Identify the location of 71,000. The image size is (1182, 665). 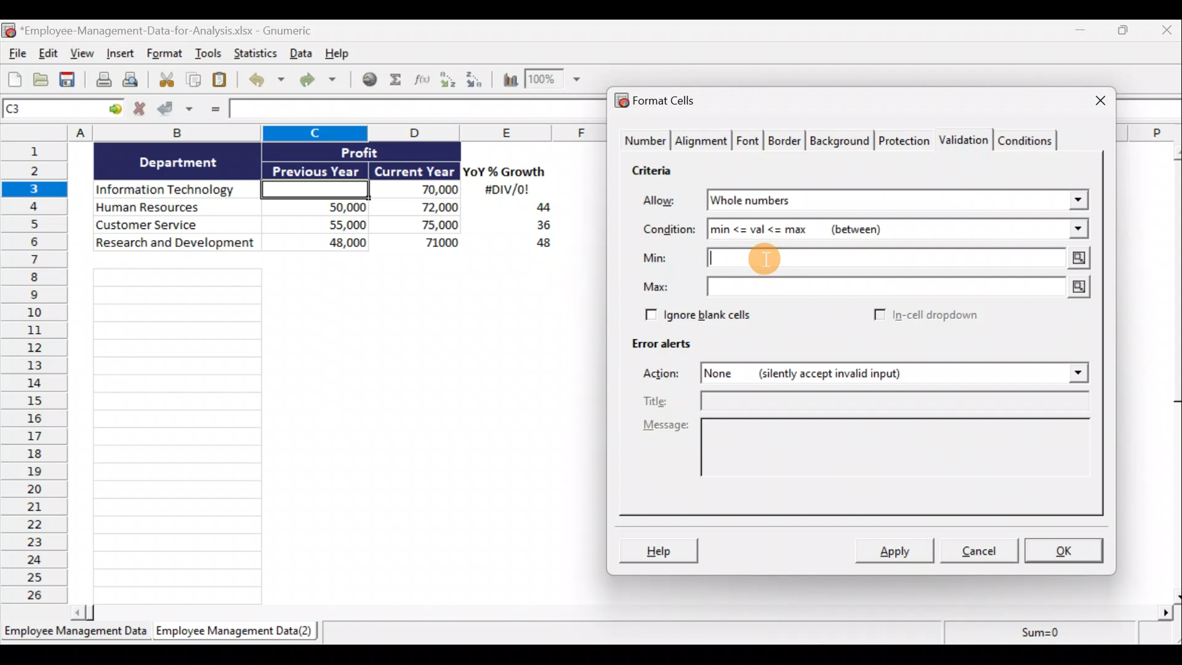
(424, 244).